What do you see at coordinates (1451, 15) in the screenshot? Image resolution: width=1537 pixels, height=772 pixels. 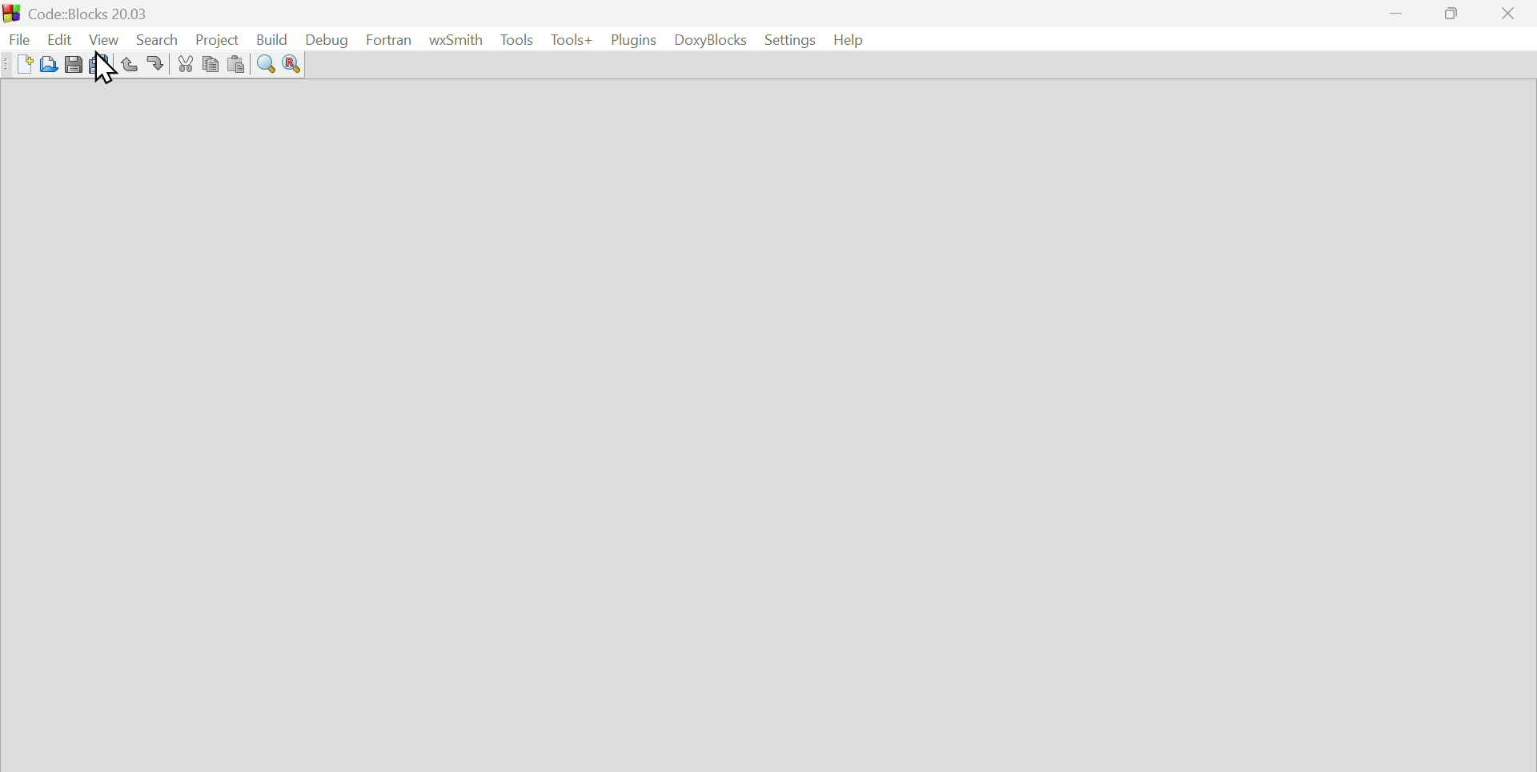 I see `Maximize` at bounding box center [1451, 15].